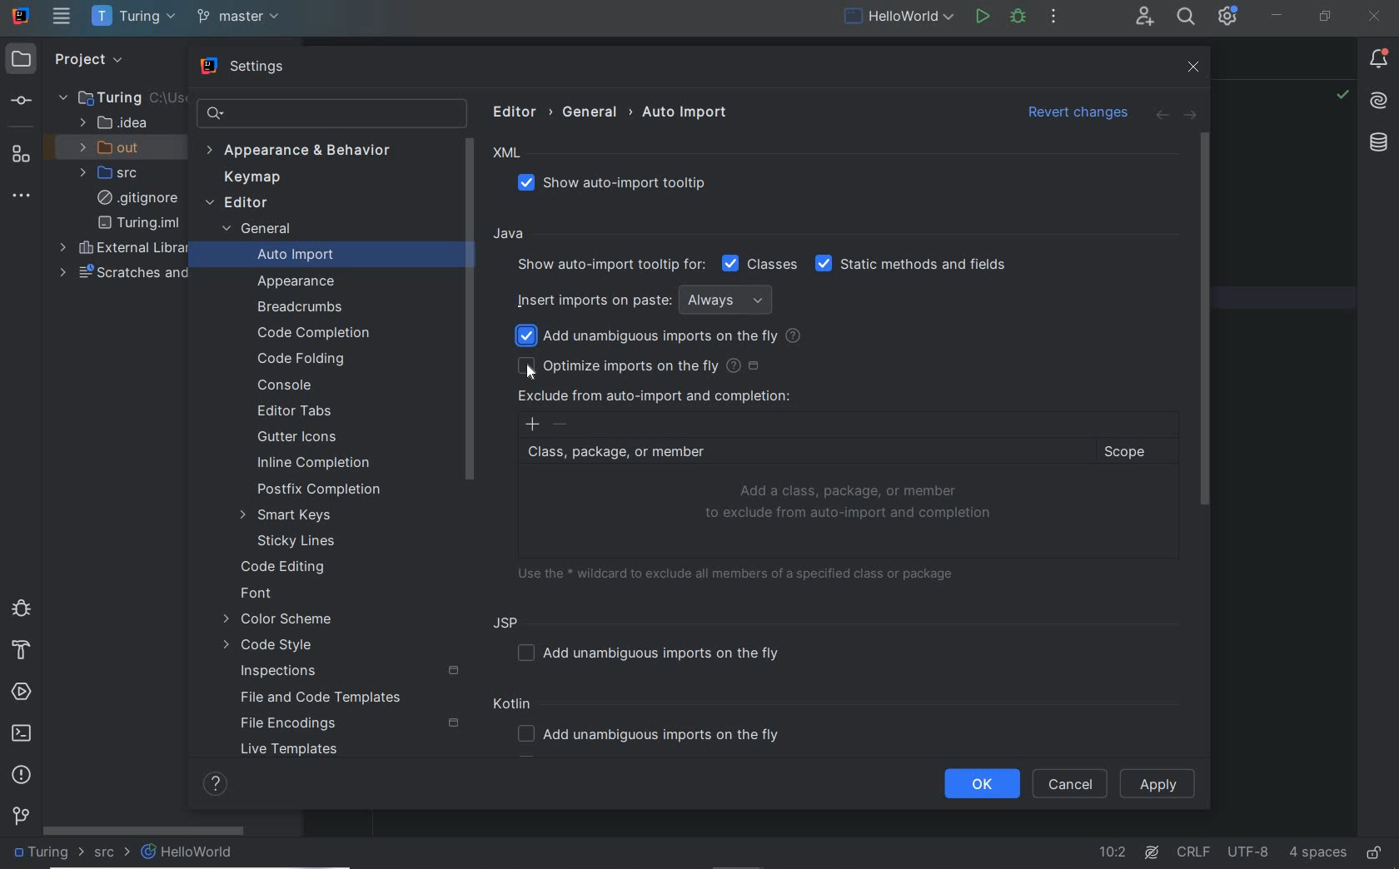  Describe the element at coordinates (1203, 319) in the screenshot. I see `SCROLLBAR` at that location.